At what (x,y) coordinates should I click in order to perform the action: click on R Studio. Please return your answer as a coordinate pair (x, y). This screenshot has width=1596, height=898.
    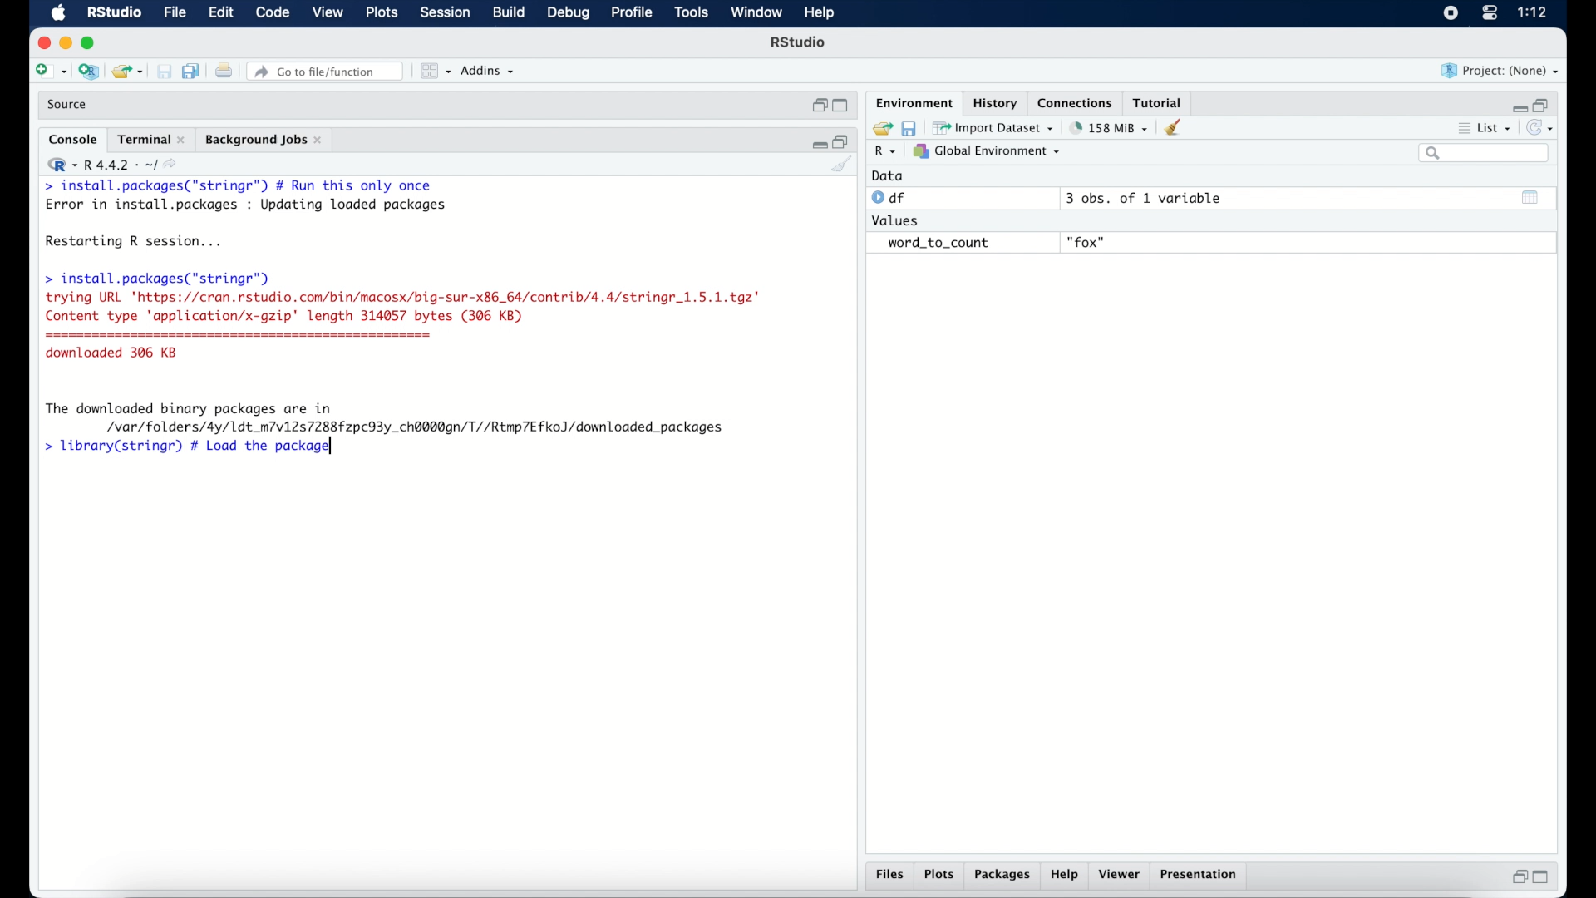
    Looking at the image, I should click on (113, 13).